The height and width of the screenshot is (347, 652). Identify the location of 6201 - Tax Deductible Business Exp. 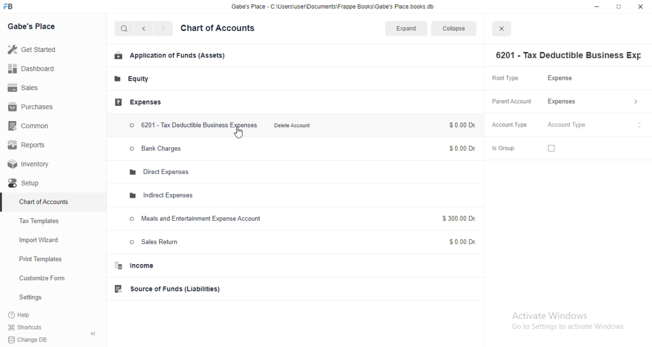
(560, 55).